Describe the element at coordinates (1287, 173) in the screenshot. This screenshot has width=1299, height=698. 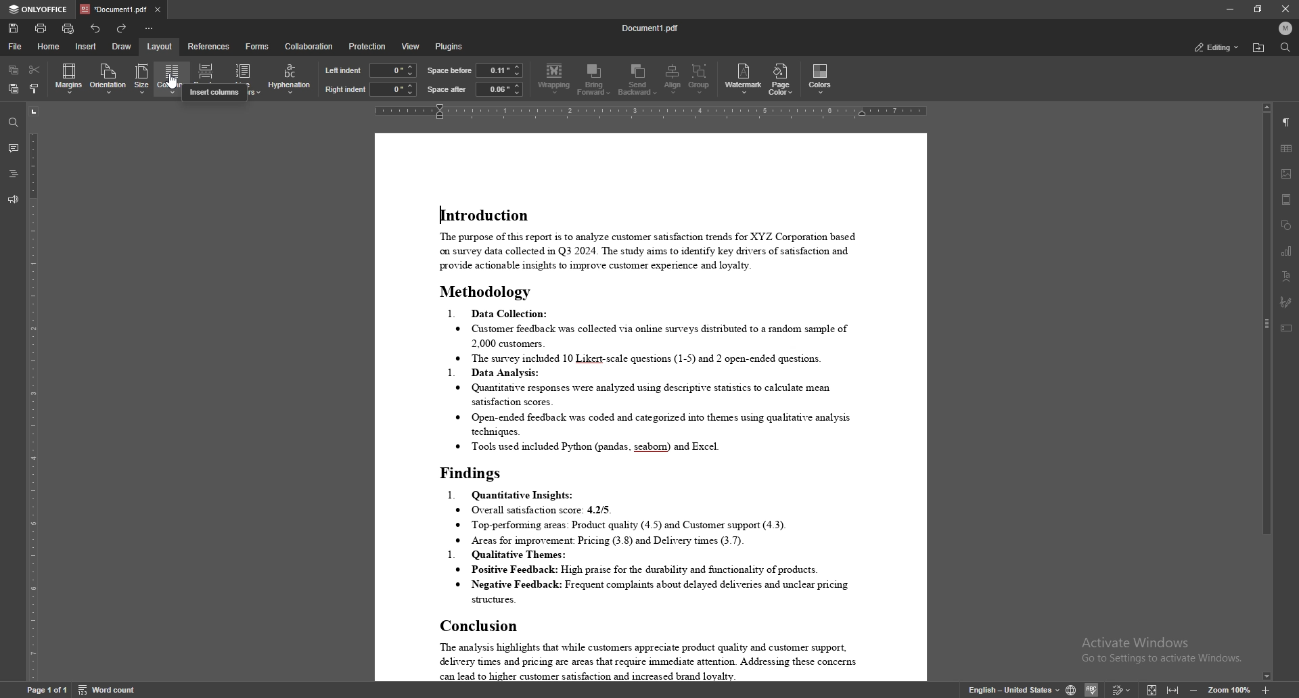
I see `image` at that location.